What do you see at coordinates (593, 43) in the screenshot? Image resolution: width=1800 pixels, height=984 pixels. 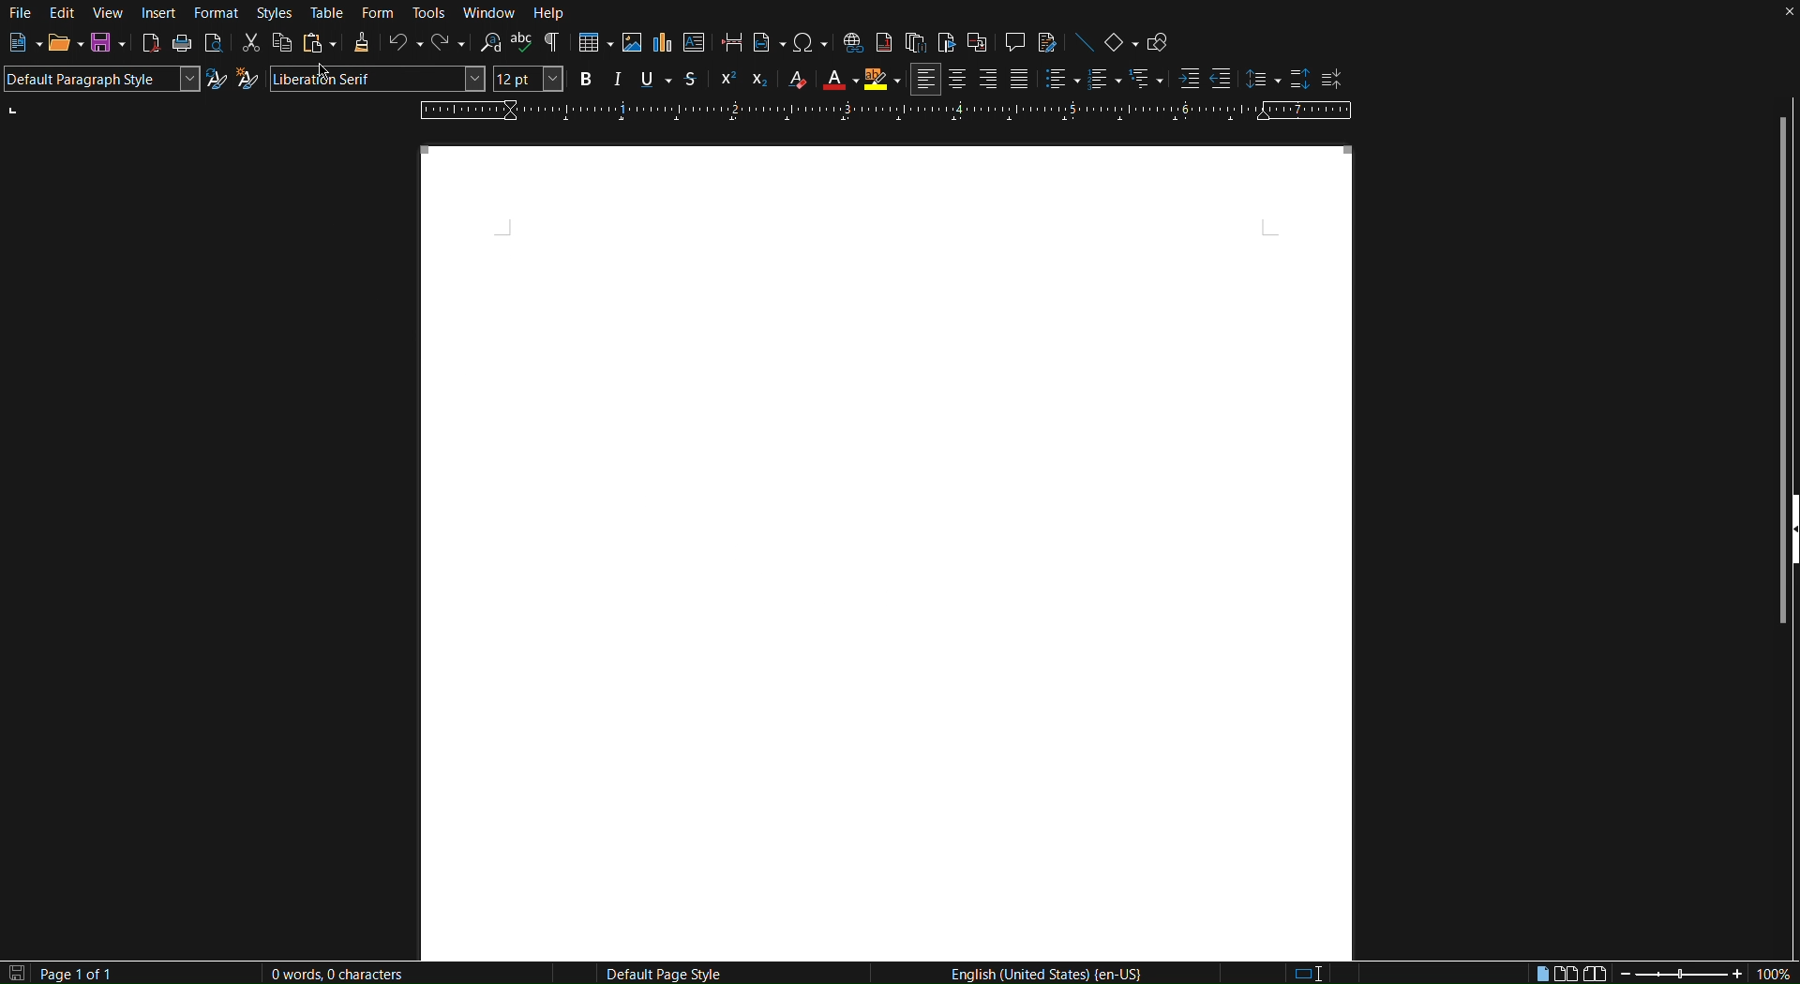 I see `Insert Table` at bounding box center [593, 43].